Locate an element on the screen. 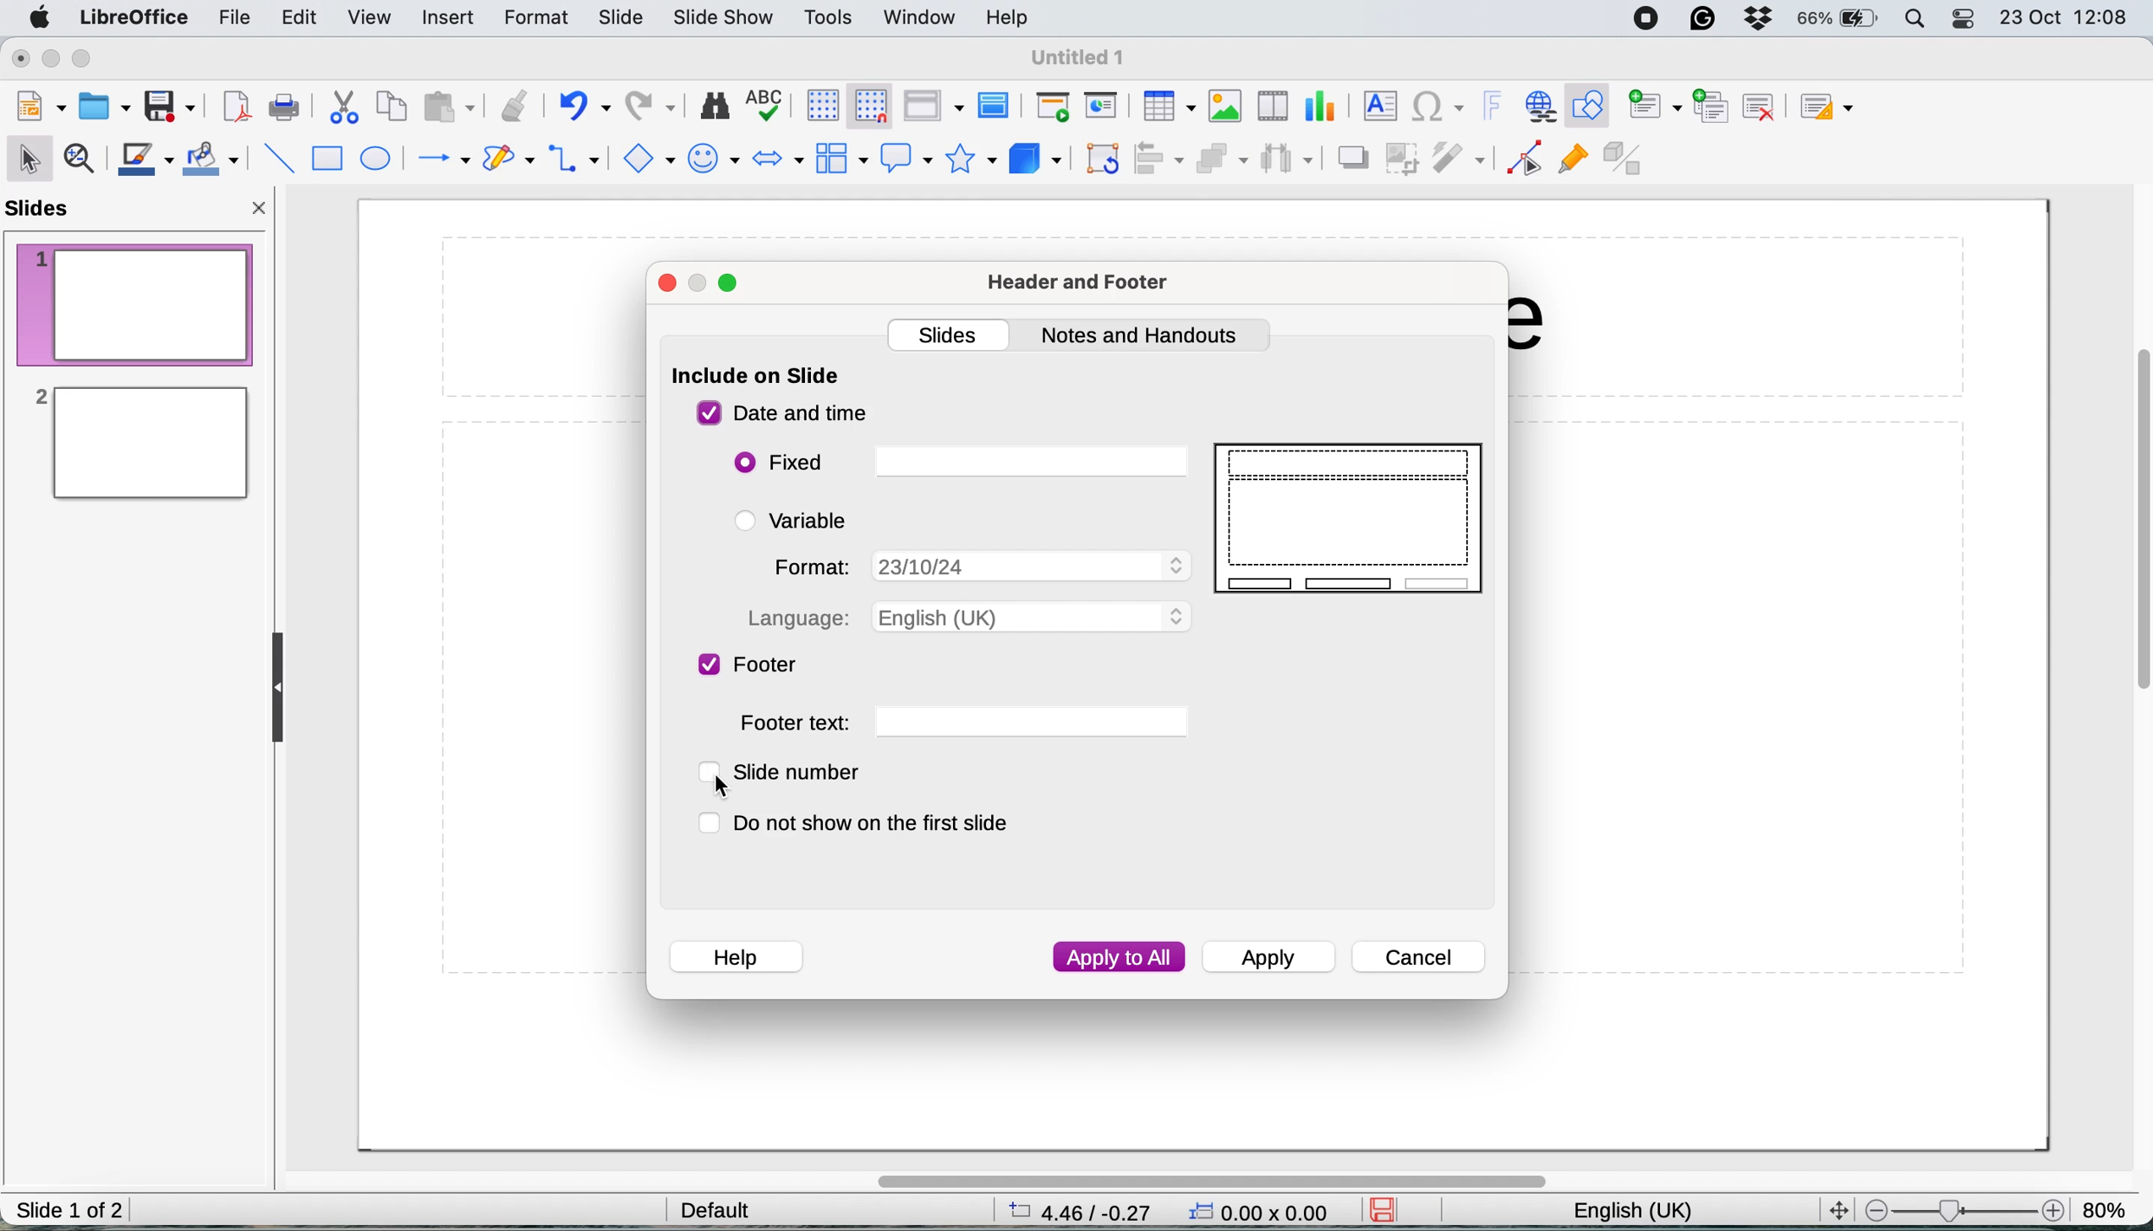 The image size is (2153, 1231). shadow is located at coordinates (1351, 158).